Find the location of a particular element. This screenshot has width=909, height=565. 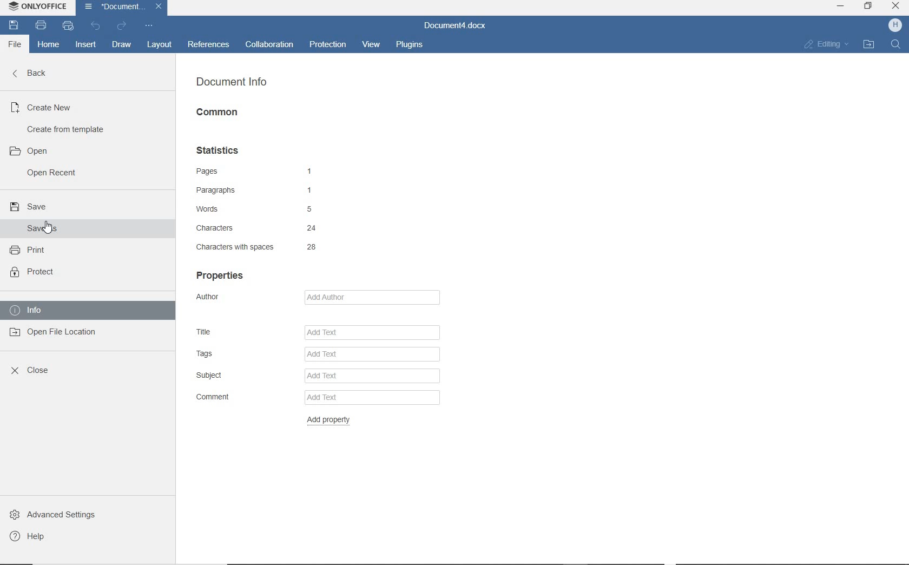

Pointer is located at coordinates (56, 231).